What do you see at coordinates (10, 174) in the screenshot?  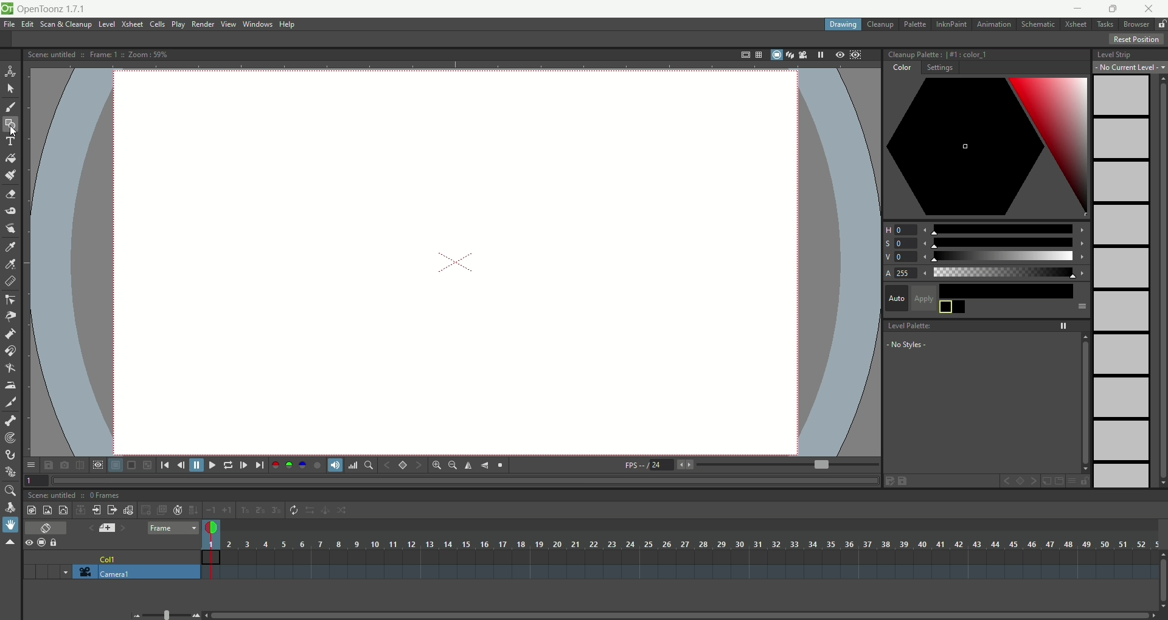 I see `paint brush tool` at bounding box center [10, 174].